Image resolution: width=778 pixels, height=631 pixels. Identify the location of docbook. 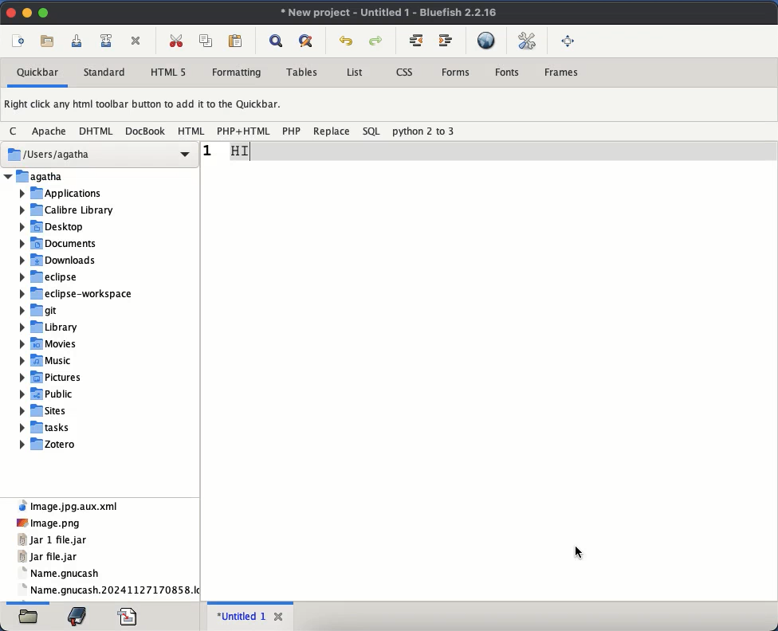
(145, 131).